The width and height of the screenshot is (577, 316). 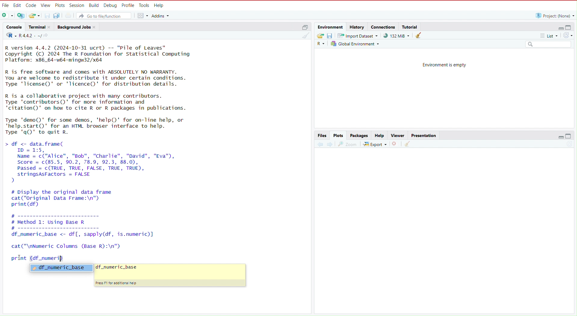 I want to click on view the current working directory, so click(x=47, y=35).